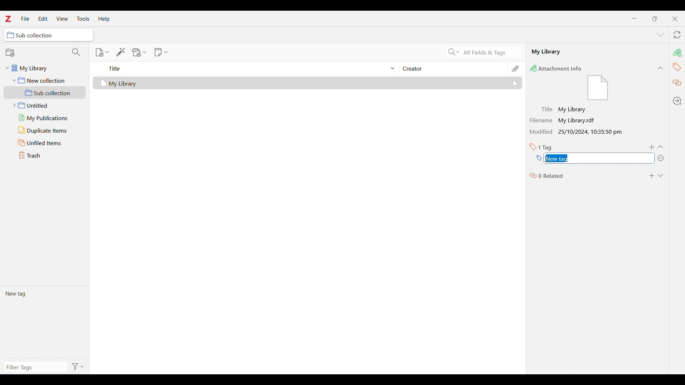 This screenshot has width=685, height=385. I want to click on Duplicate items folder, so click(45, 130).